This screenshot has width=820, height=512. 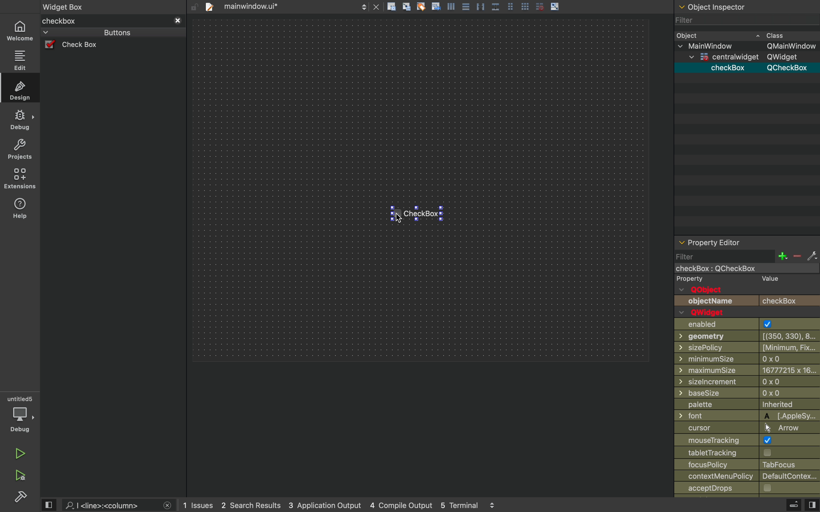 What do you see at coordinates (746, 6) in the screenshot?
I see `object inspector` at bounding box center [746, 6].